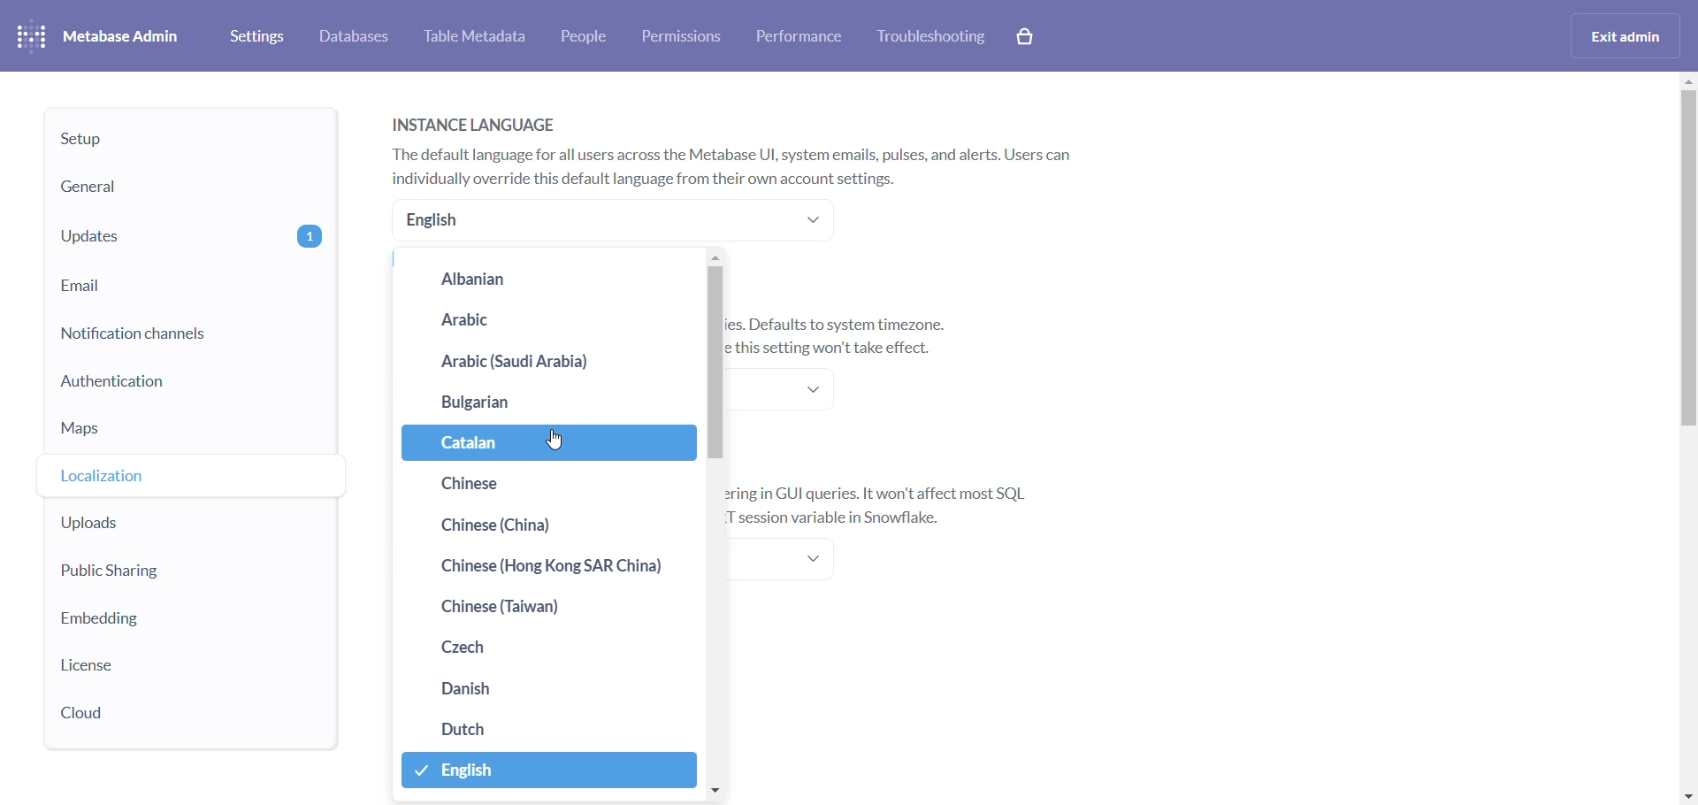 The width and height of the screenshot is (1698, 805). I want to click on uploads, so click(173, 519).